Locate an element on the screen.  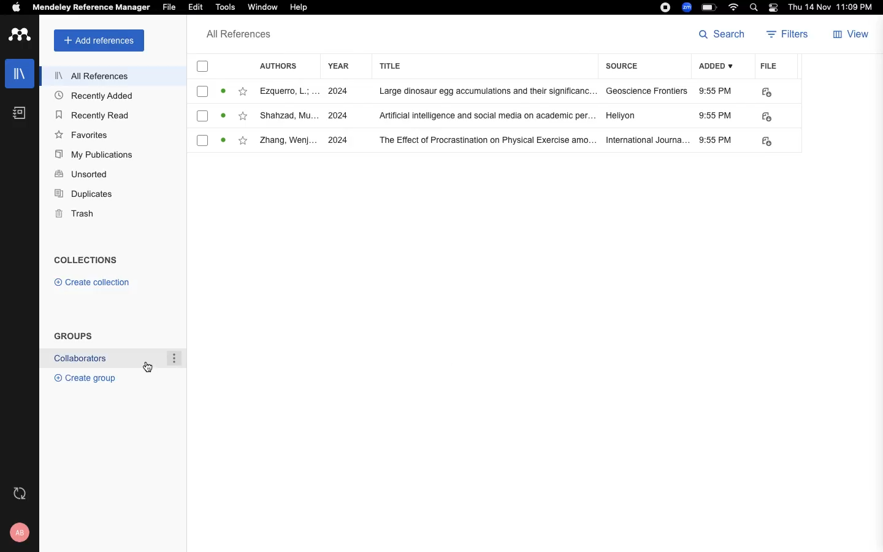
search is located at coordinates (722, 35).